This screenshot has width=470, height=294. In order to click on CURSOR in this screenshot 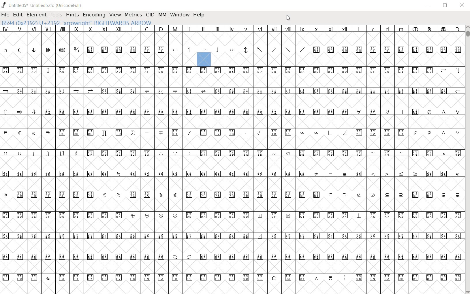, I will do `click(288, 18)`.